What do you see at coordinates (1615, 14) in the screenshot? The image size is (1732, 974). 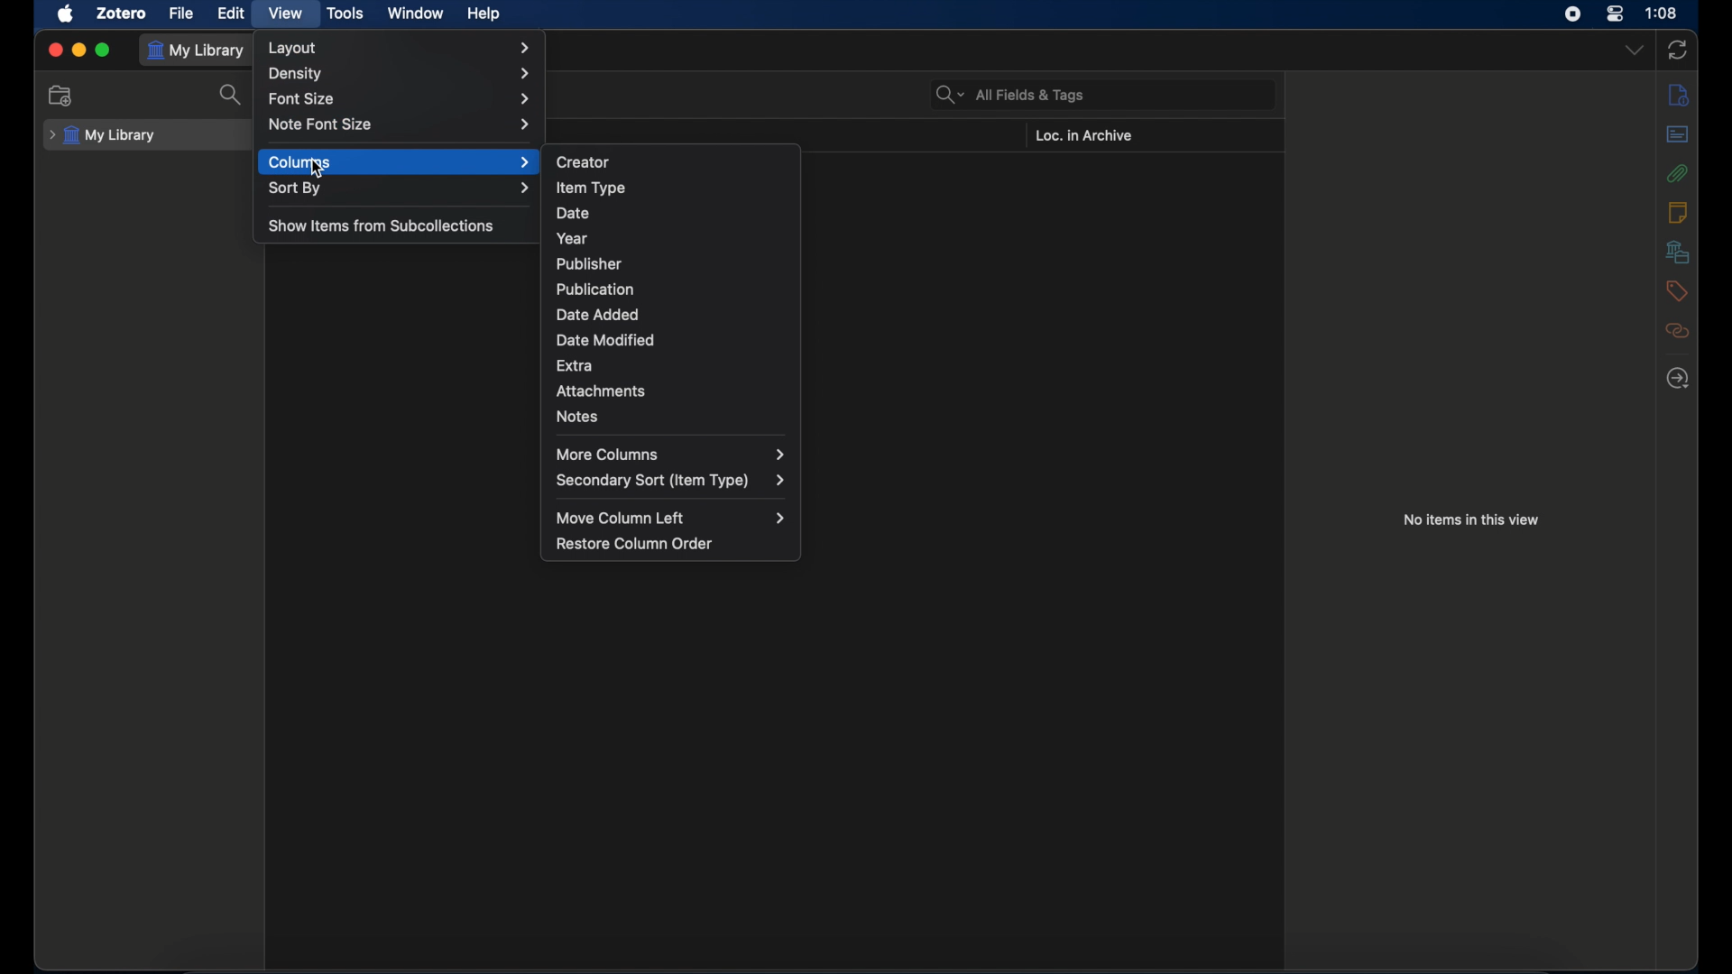 I see `control center` at bounding box center [1615, 14].